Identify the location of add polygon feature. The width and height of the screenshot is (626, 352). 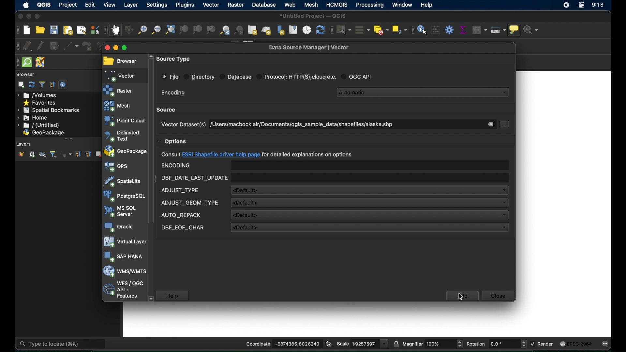
(86, 45).